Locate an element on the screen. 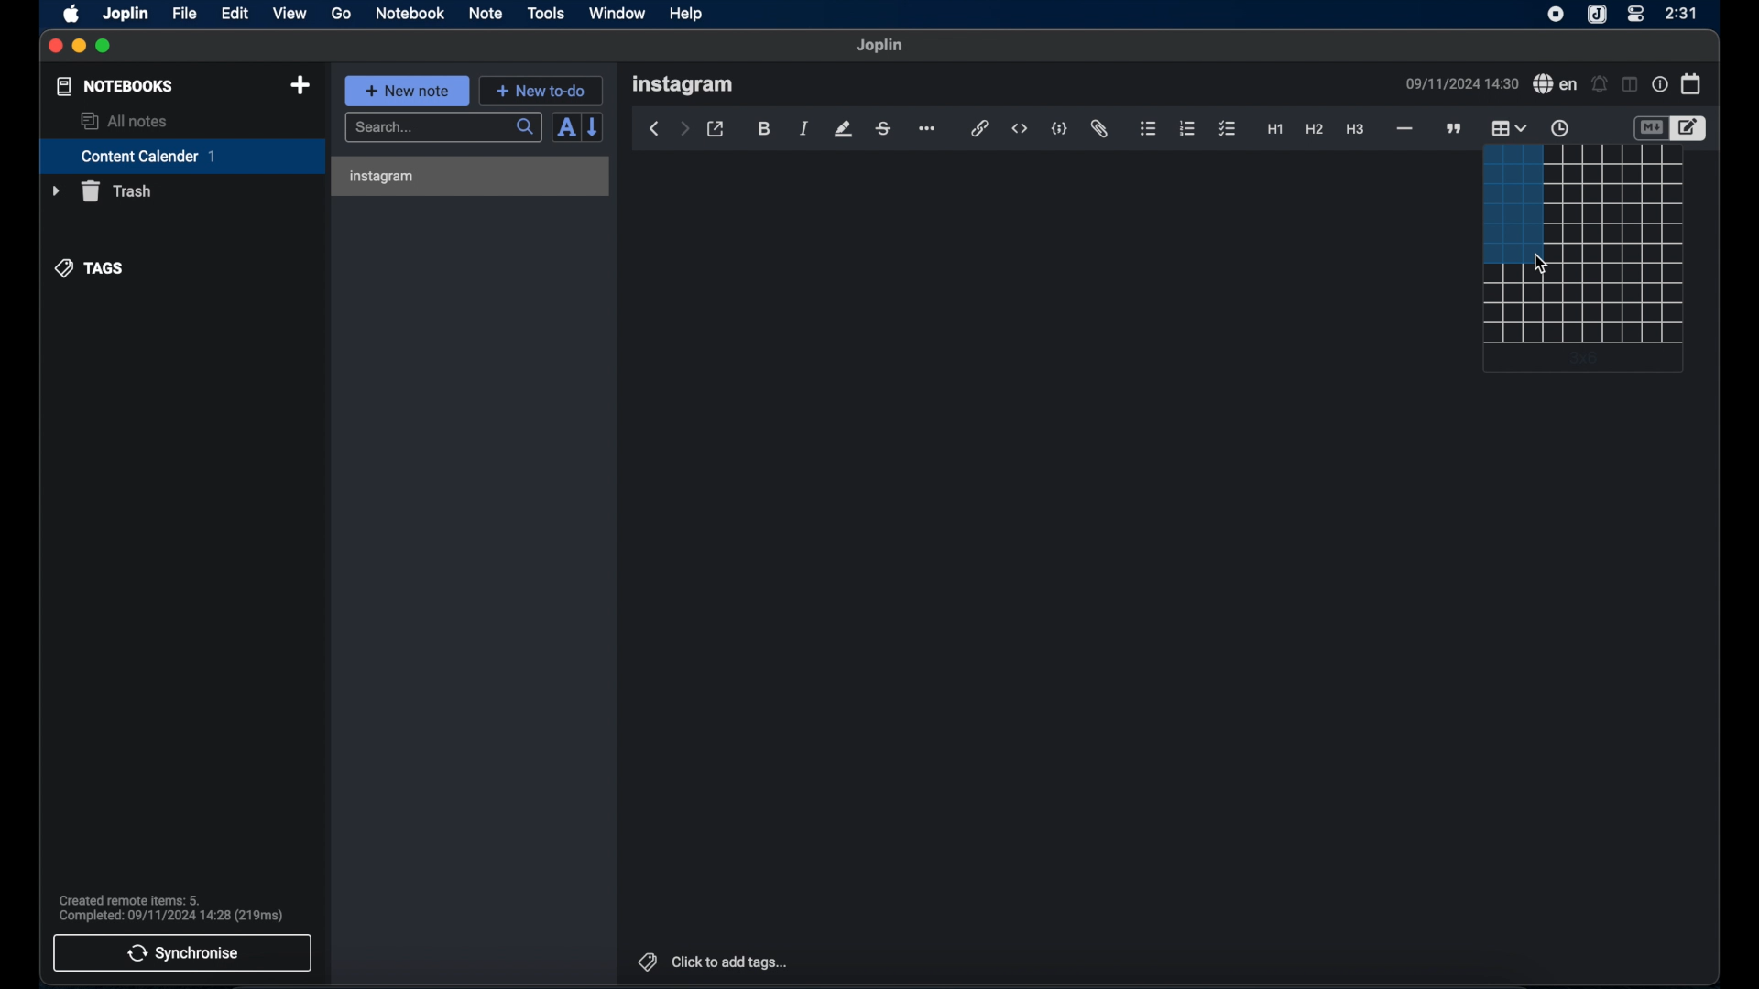 Image resolution: width=1759 pixels, height=989 pixels. 3 x 6 is located at coordinates (1588, 358).